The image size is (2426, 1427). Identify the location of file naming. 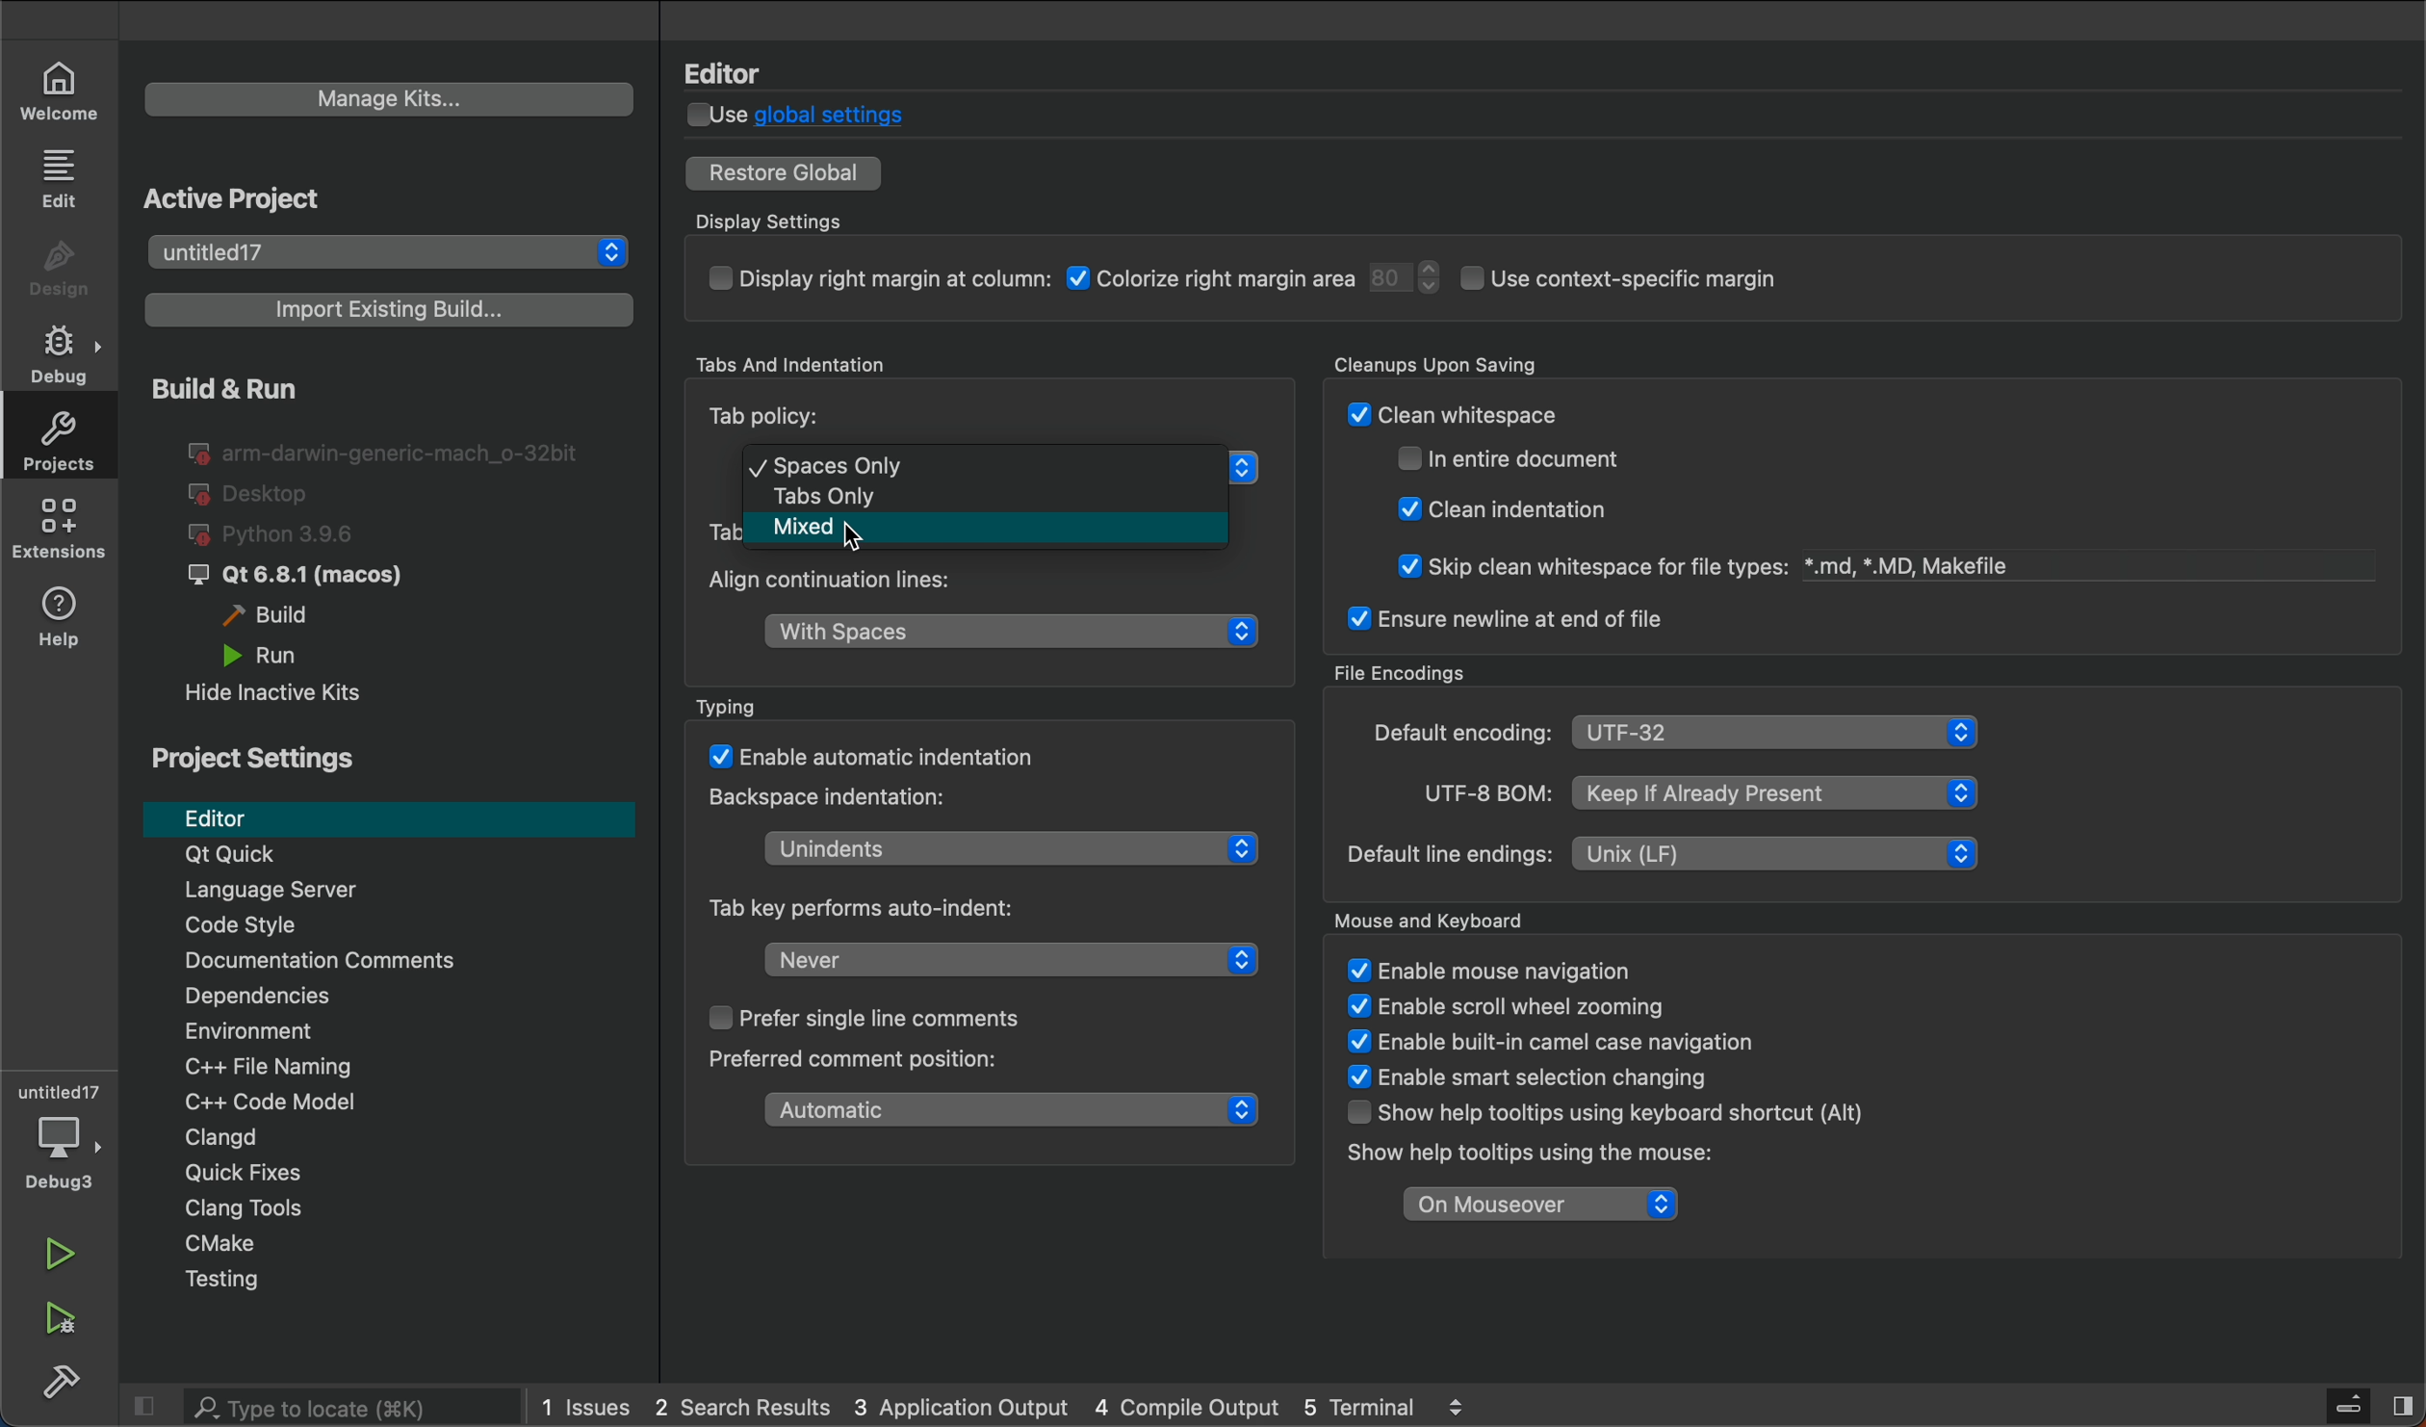
(415, 1068).